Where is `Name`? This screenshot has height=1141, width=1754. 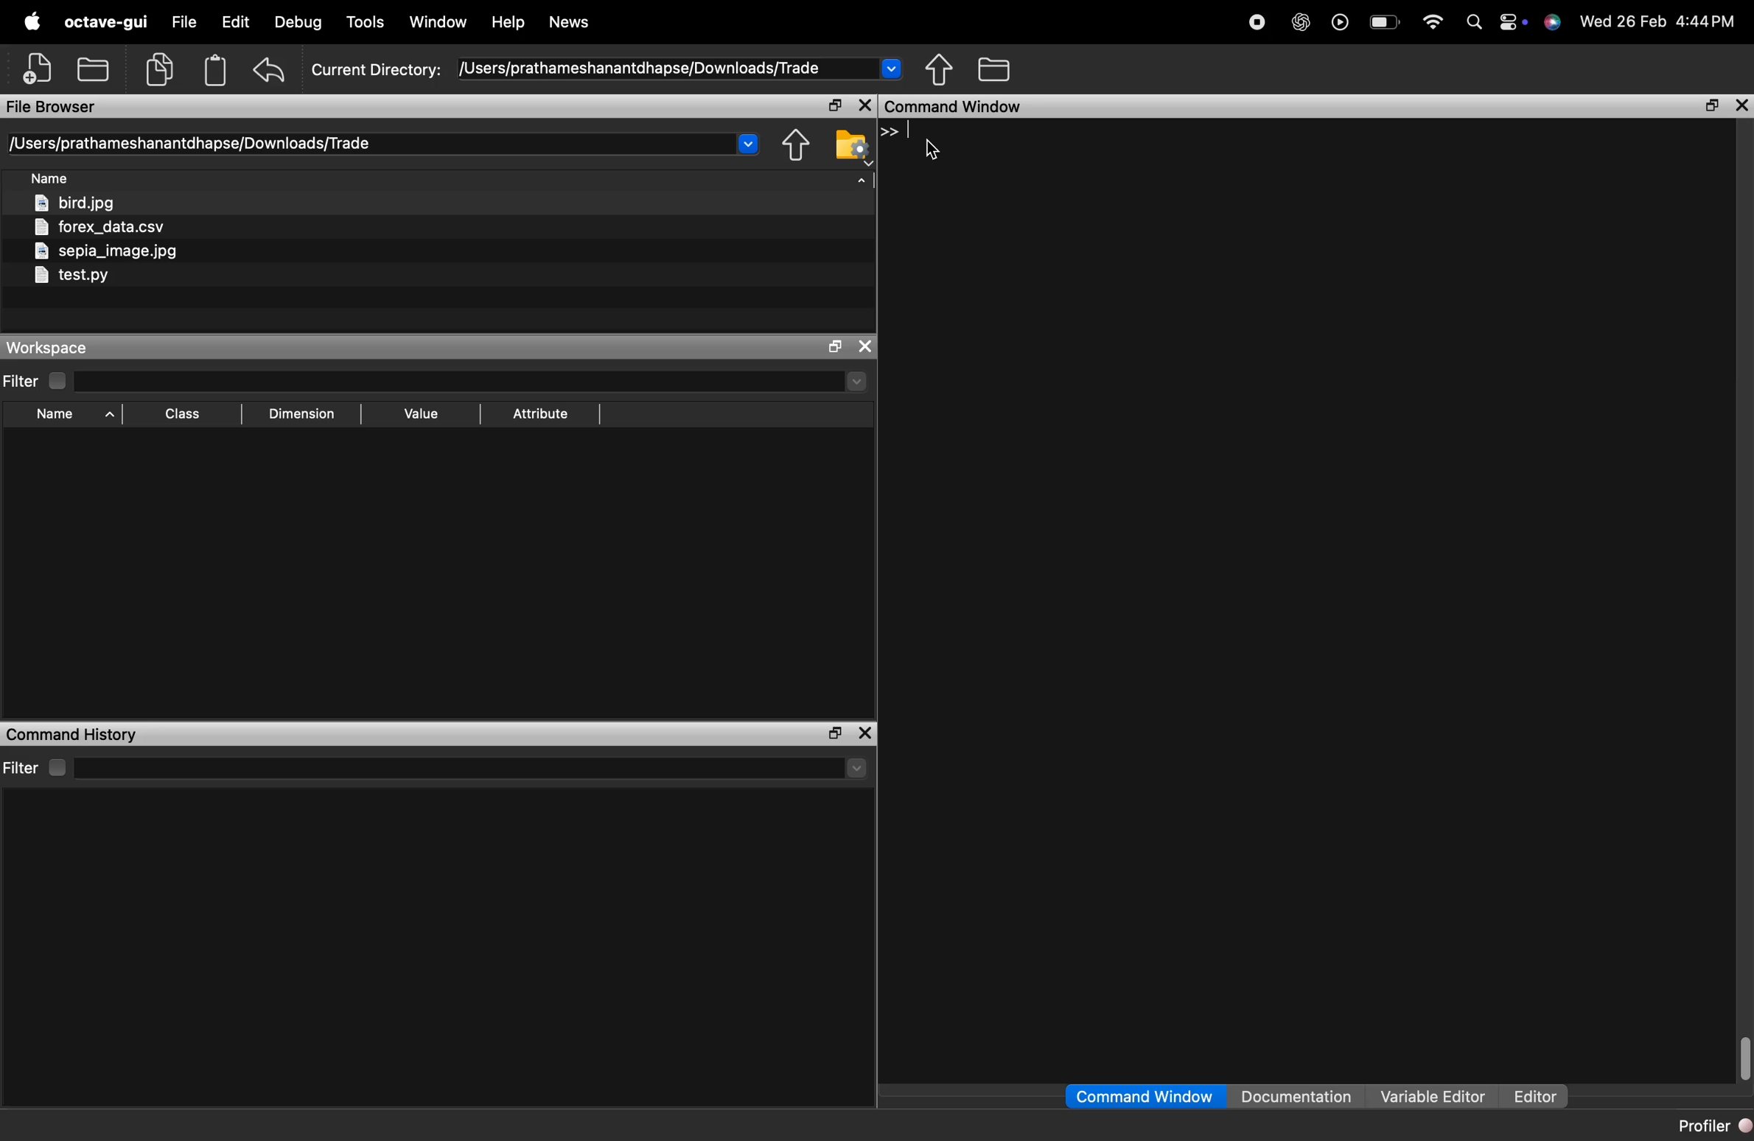
Name is located at coordinates (49, 177).